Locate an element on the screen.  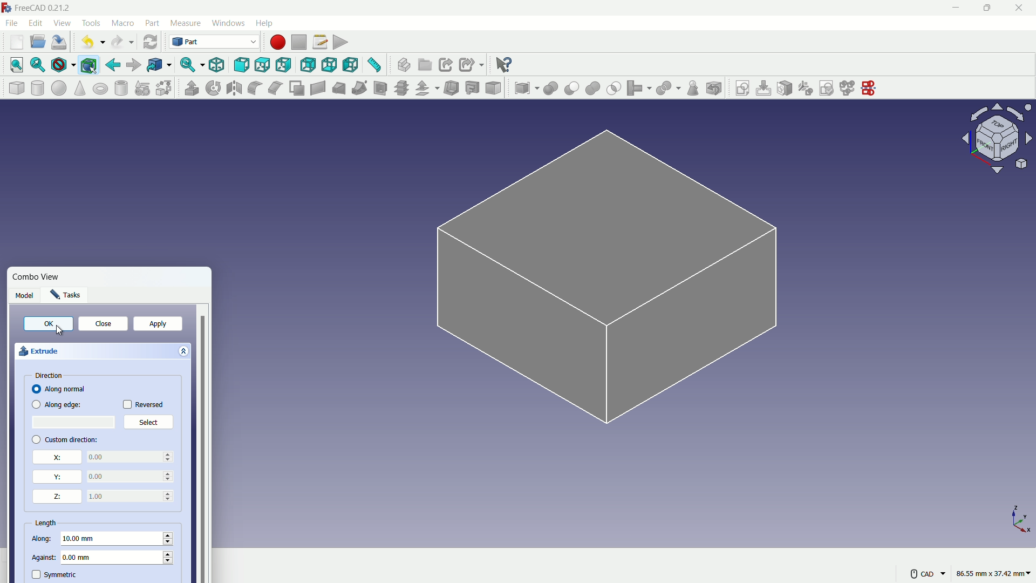
make face from wires is located at coordinates (297, 88).